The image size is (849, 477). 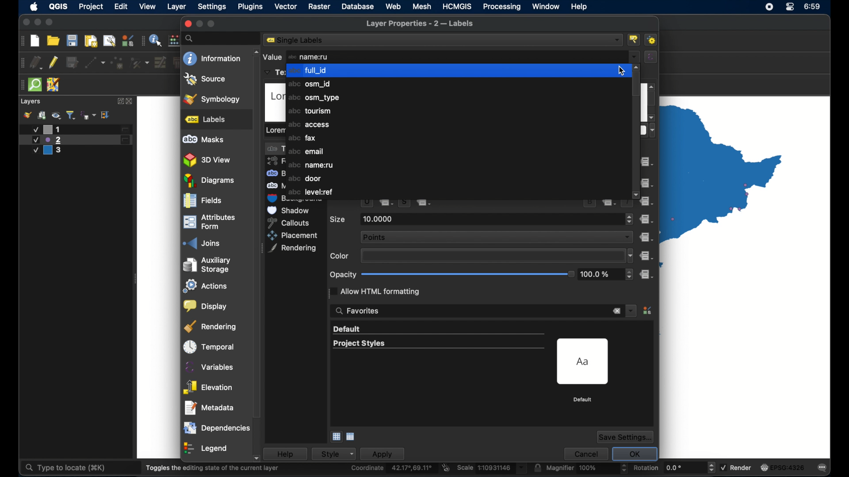 What do you see at coordinates (212, 58) in the screenshot?
I see `information` at bounding box center [212, 58].